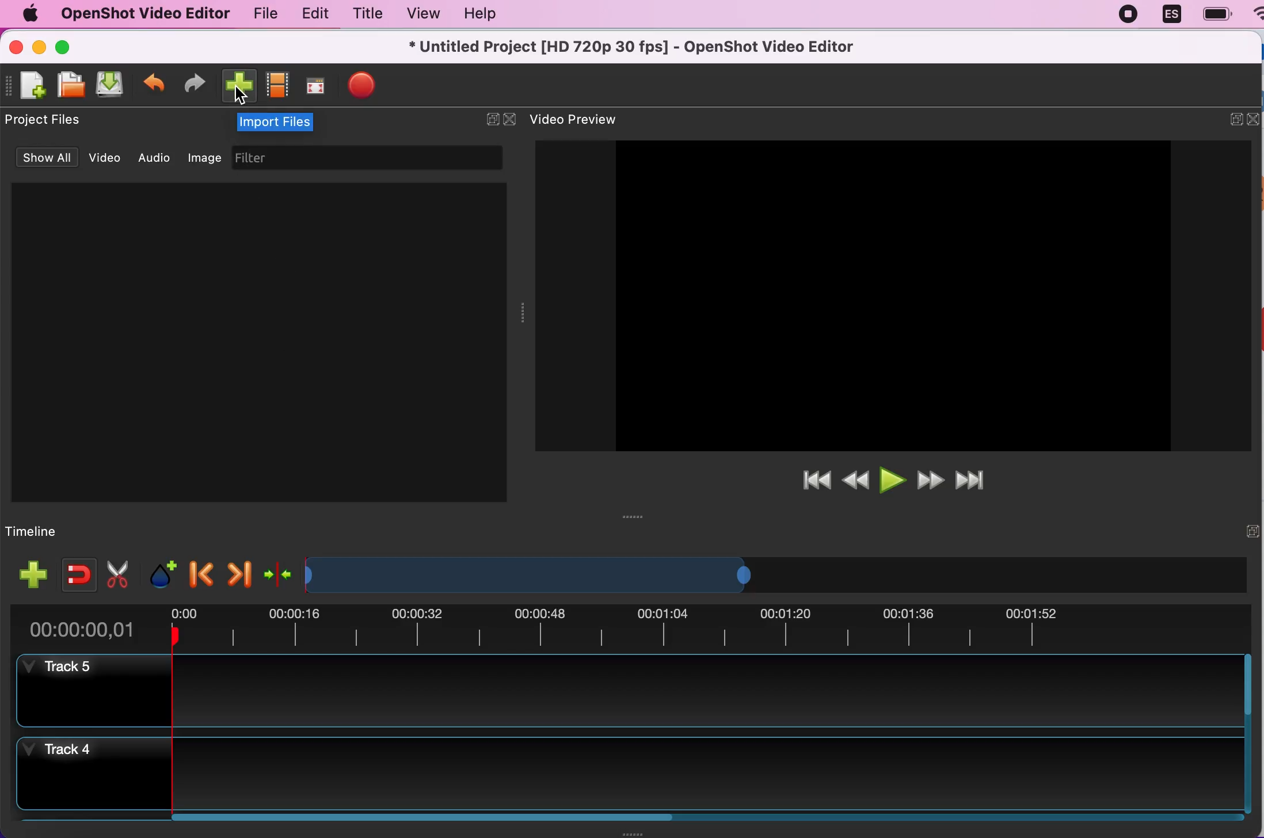  I want to click on file, so click(263, 14).